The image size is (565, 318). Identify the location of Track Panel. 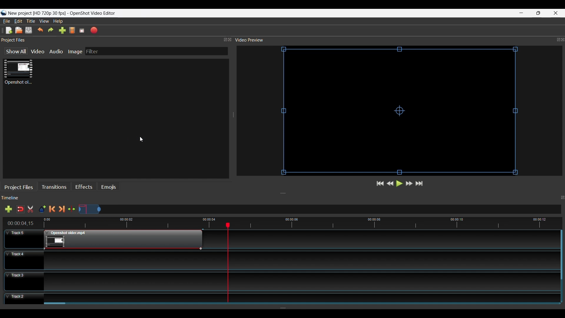
(299, 281).